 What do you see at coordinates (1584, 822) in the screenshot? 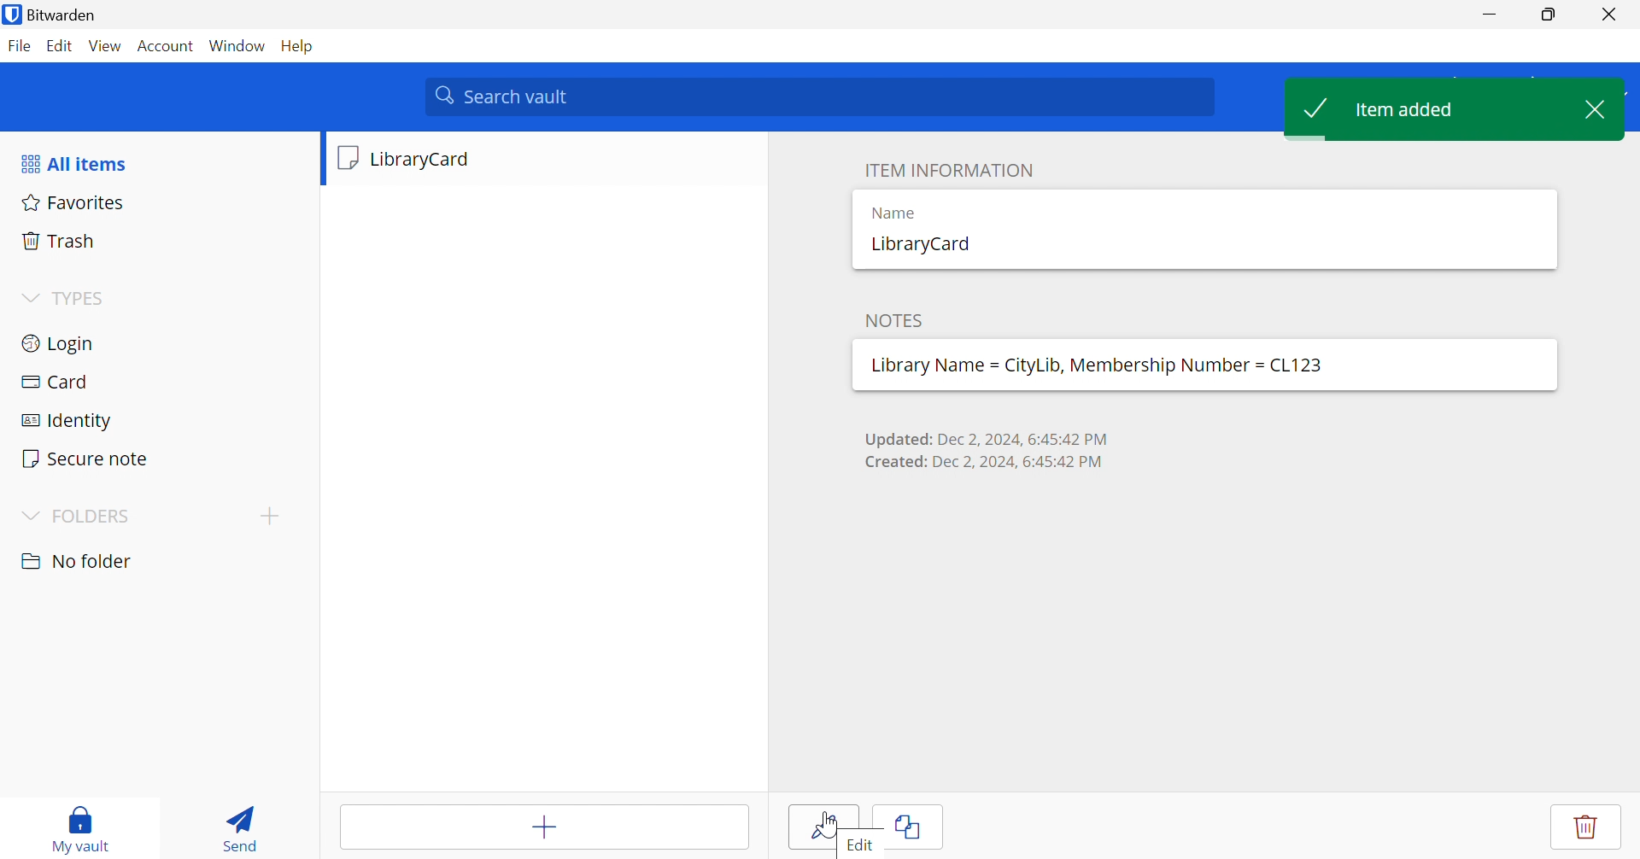
I see `Delete` at bounding box center [1584, 822].